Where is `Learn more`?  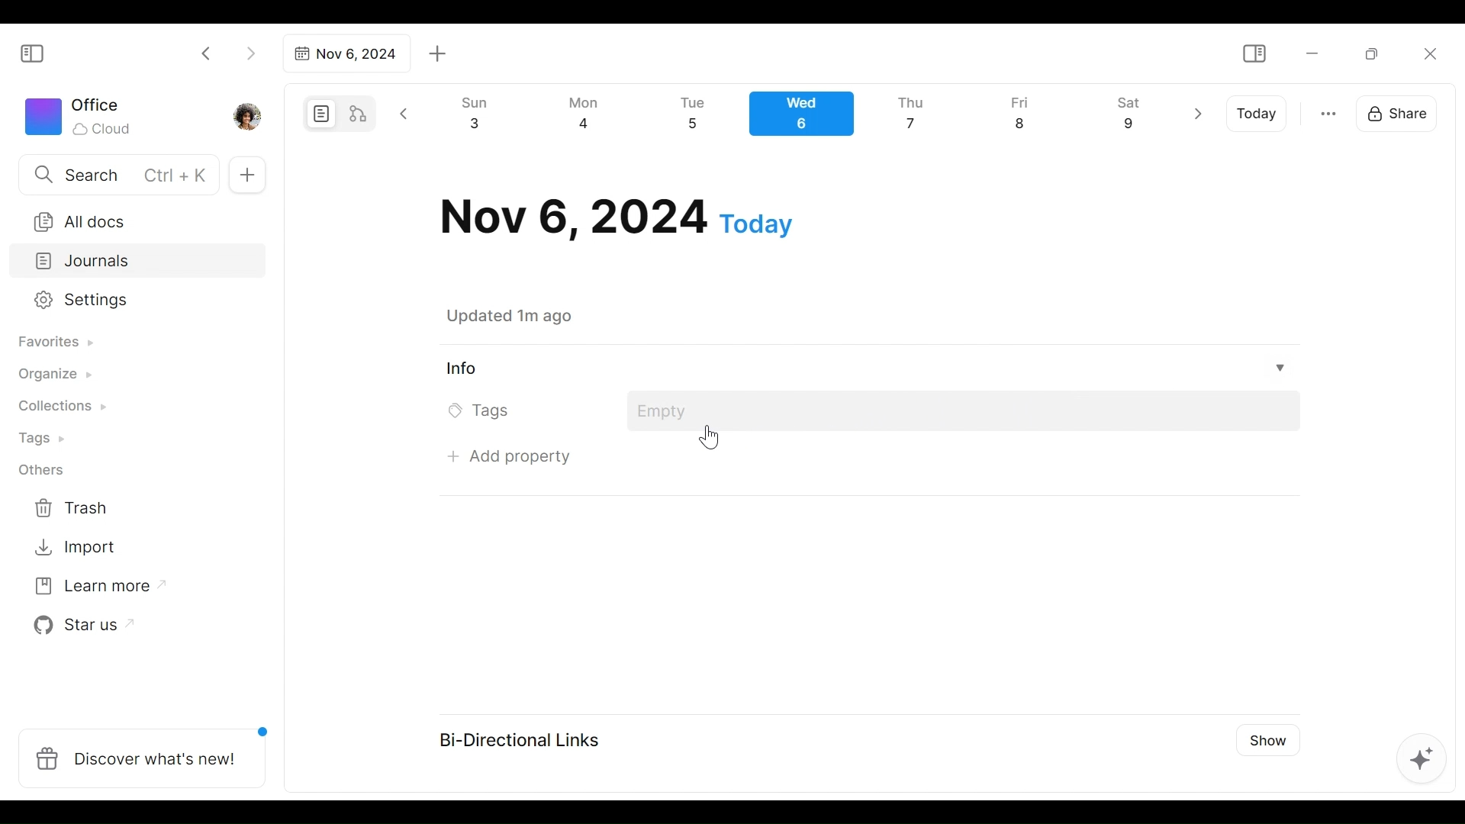
Learn more is located at coordinates (92, 589).